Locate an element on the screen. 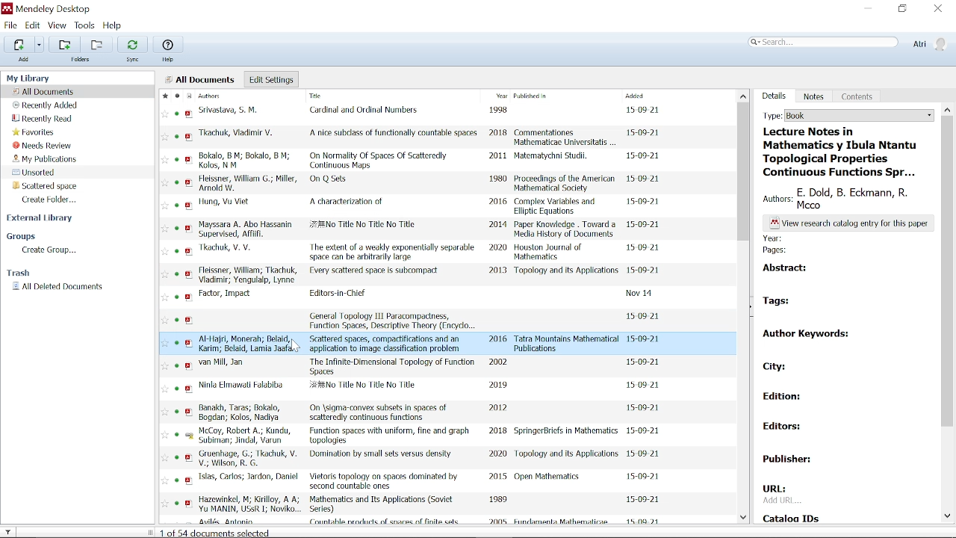  favorites is located at coordinates (34, 133).